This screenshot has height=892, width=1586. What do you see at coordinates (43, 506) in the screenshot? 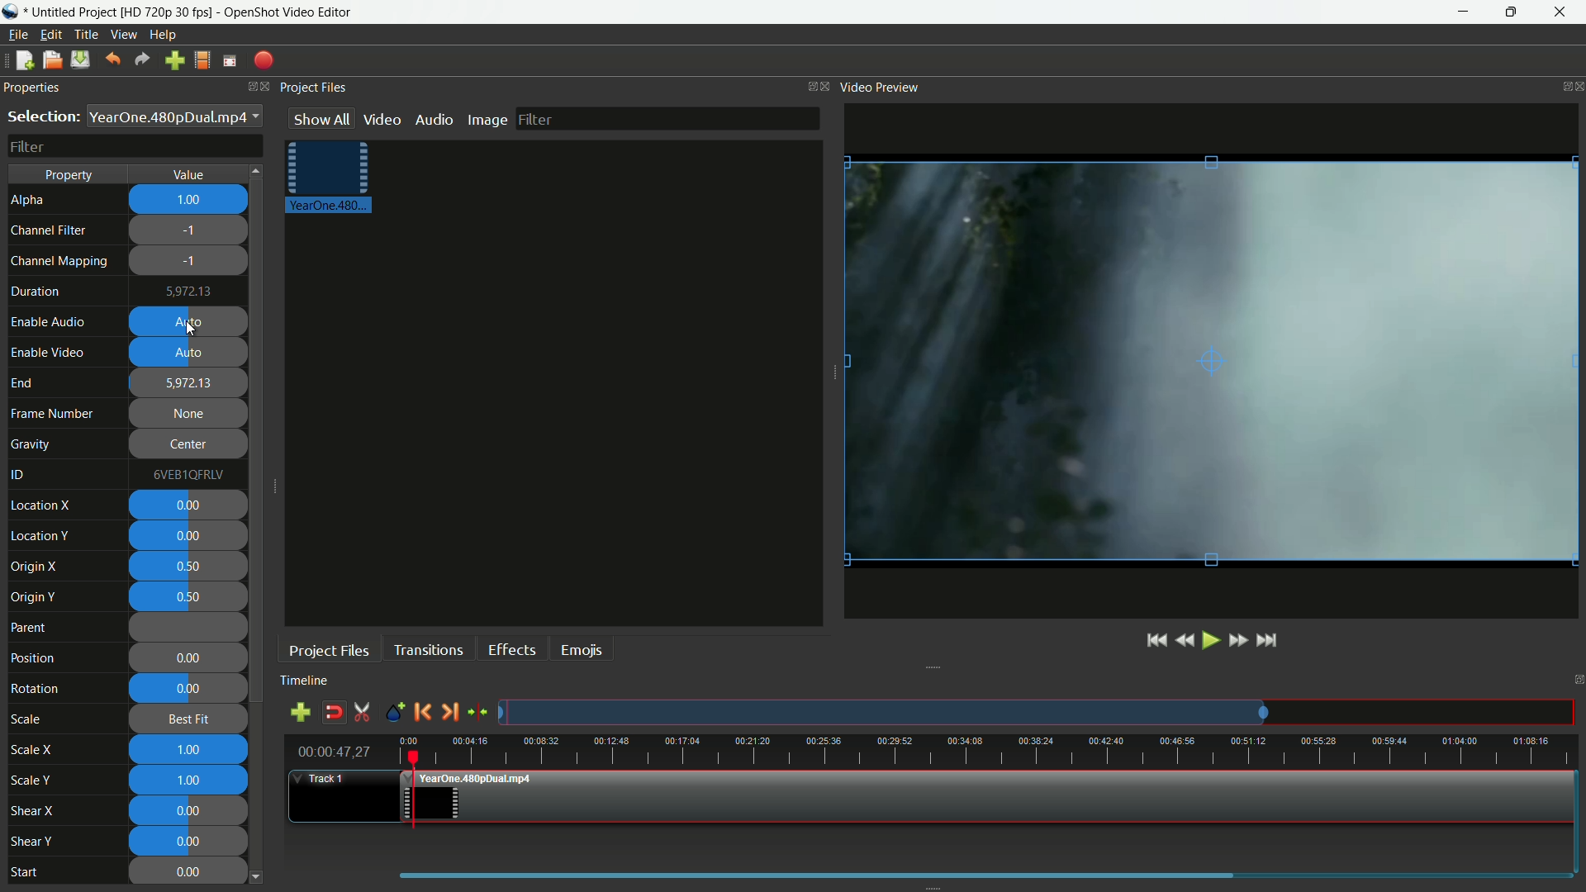
I see `location x` at bounding box center [43, 506].